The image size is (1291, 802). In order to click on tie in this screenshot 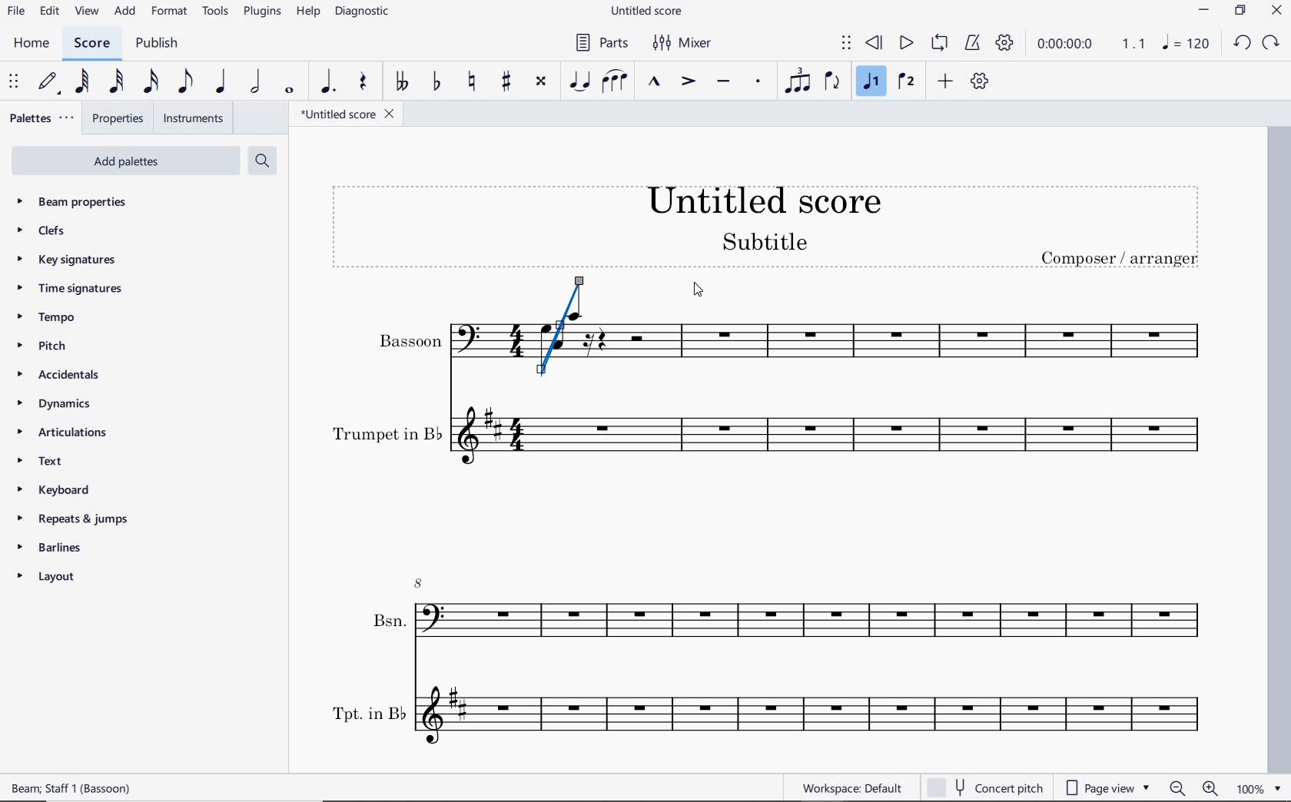, I will do `click(580, 82)`.